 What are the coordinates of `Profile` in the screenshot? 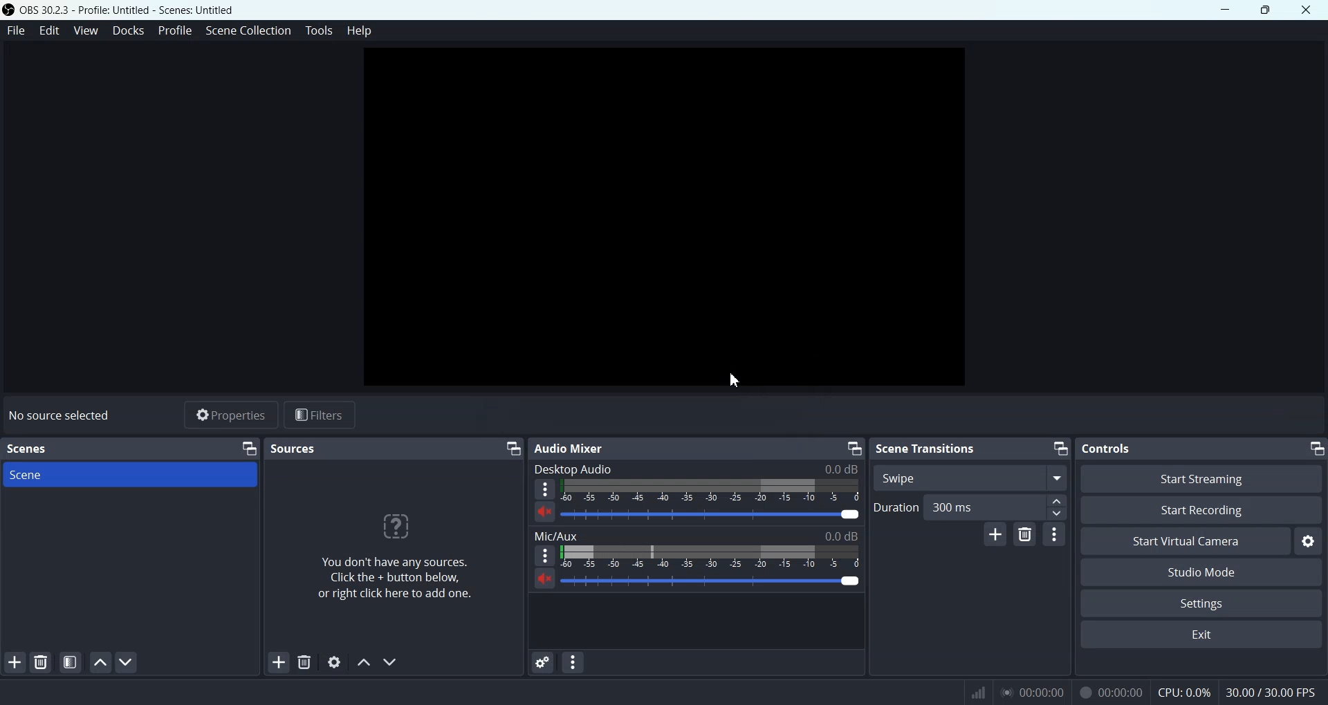 It's located at (175, 30).